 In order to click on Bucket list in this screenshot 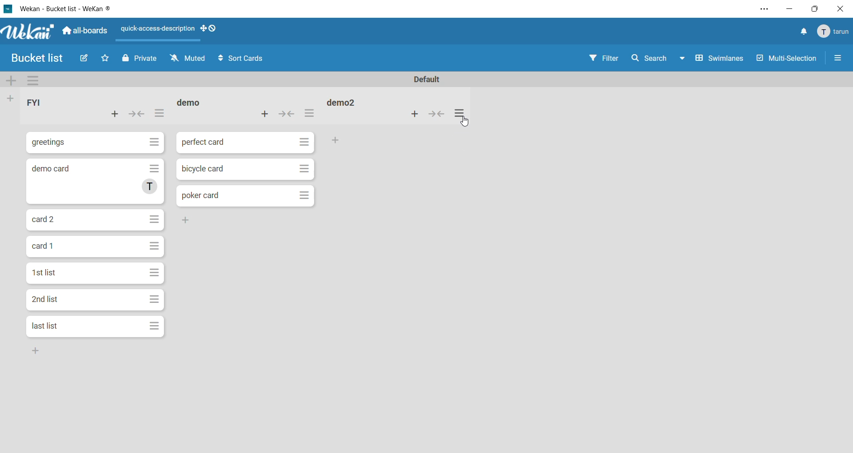, I will do `click(37, 58)`.